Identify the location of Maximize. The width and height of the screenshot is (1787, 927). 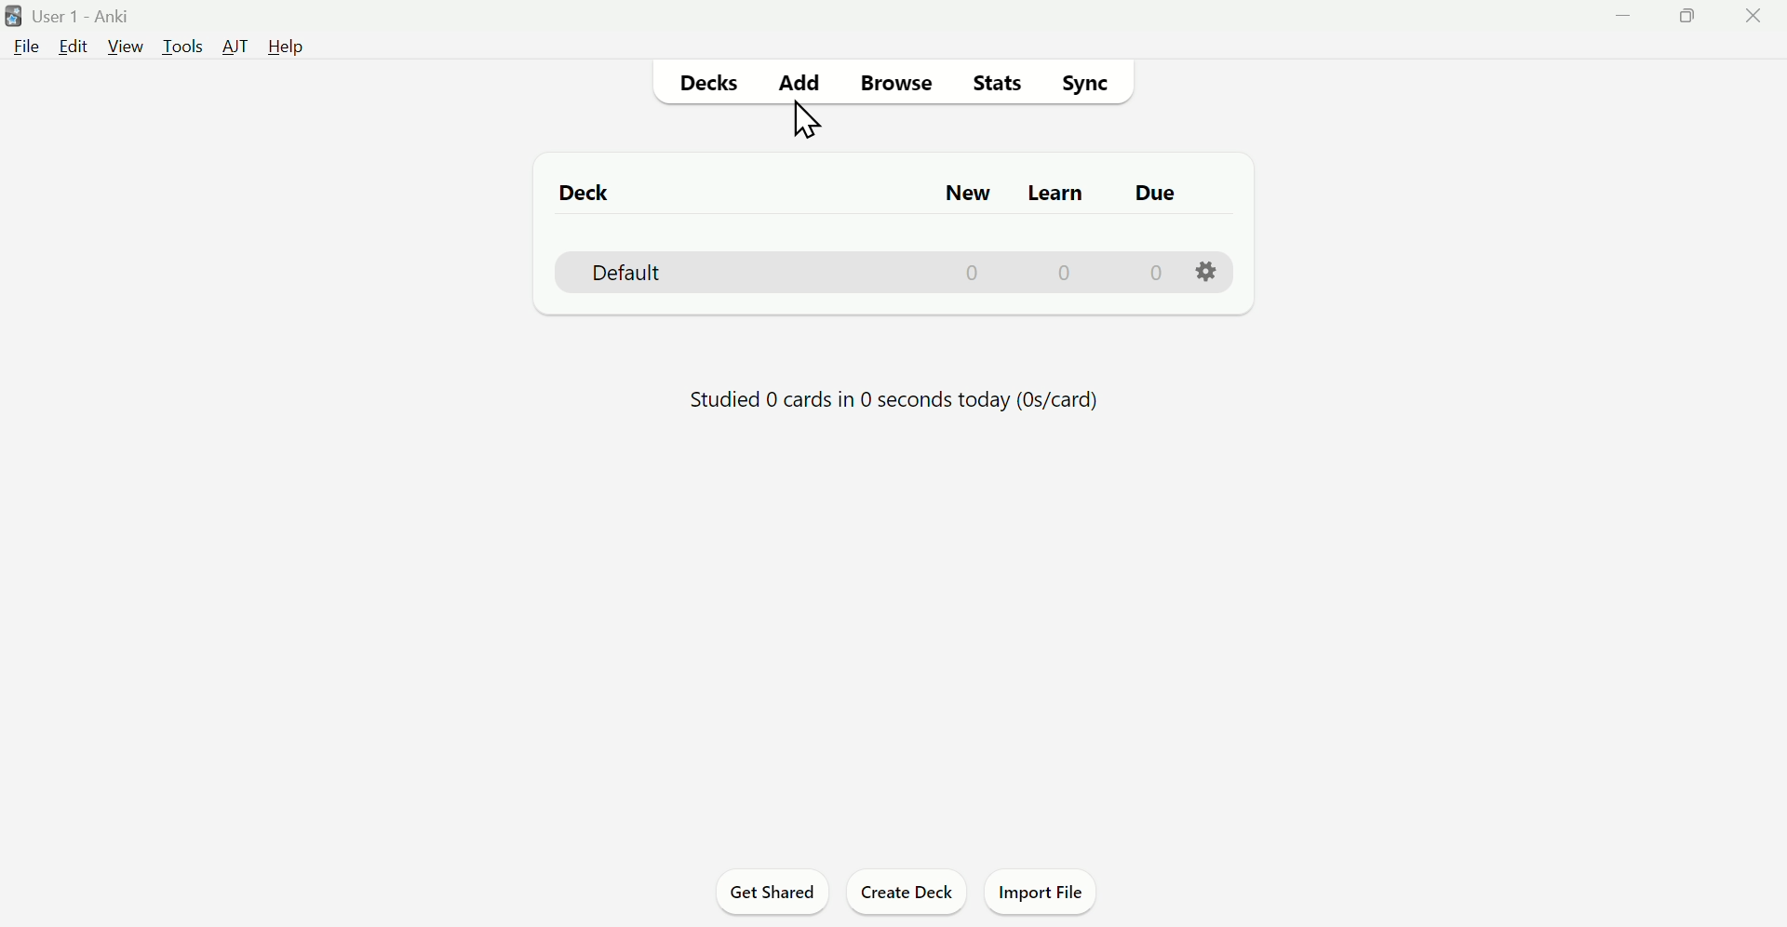
(1685, 18).